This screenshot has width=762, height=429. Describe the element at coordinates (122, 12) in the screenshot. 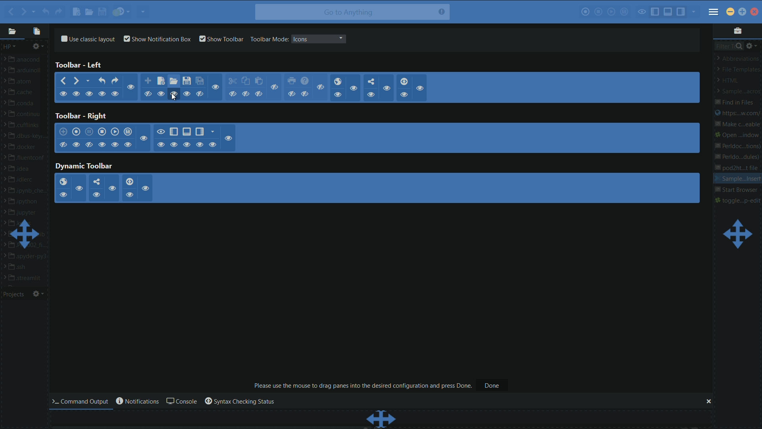

I see `jump to next syntax checking result` at that location.